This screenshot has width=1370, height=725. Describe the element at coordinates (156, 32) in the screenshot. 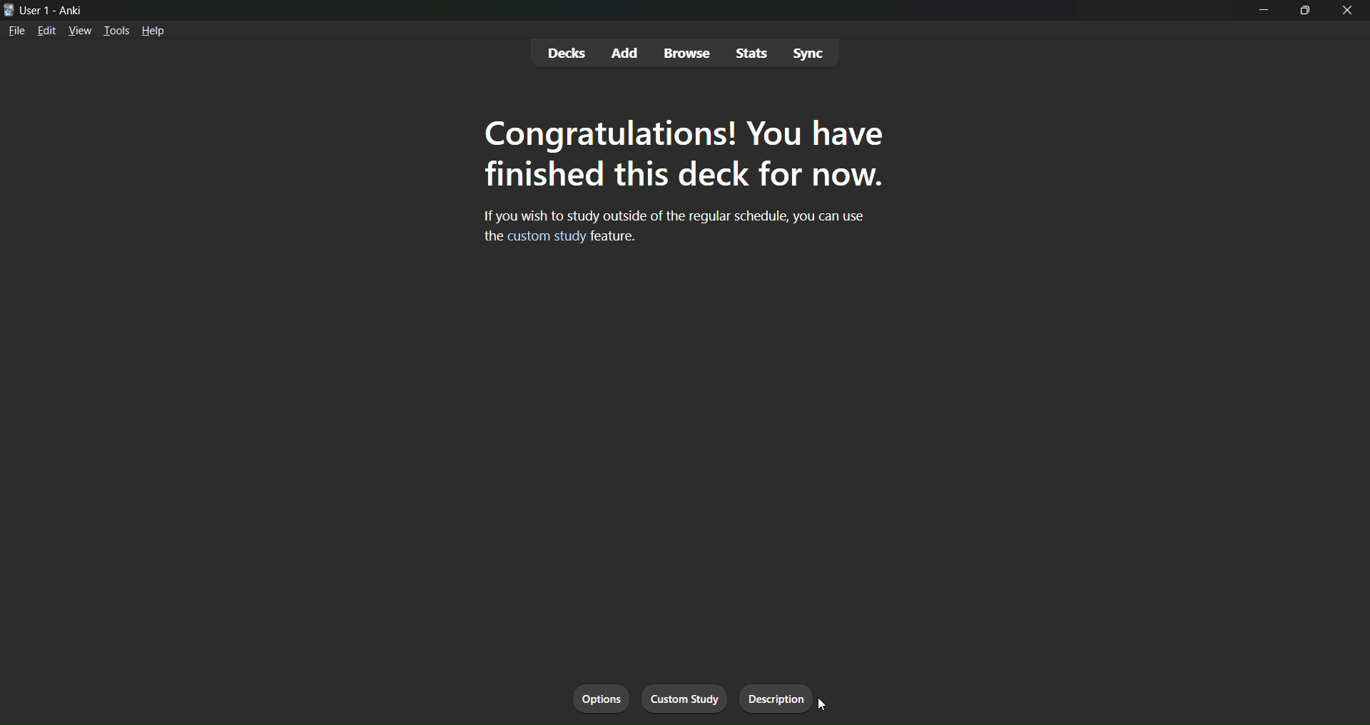

I see `help` at that location.